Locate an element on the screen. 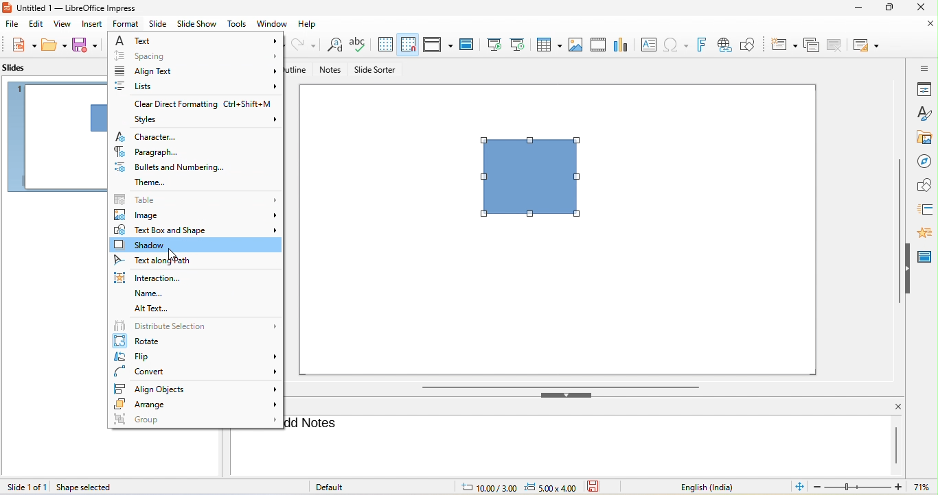 This screenshot has height=495, width=938. name is located at coordinates (147, 293).